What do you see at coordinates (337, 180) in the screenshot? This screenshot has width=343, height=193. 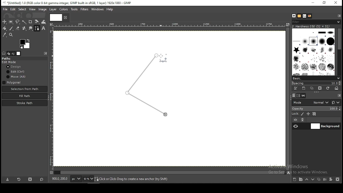 I see ` delete layer` at bounding box center [337, 180].